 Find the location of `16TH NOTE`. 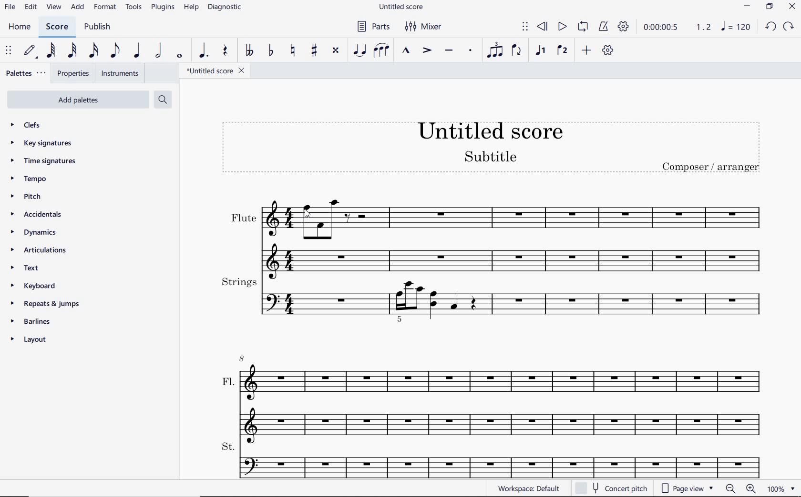

16TH NOTE is located at coordinates (93, 51).